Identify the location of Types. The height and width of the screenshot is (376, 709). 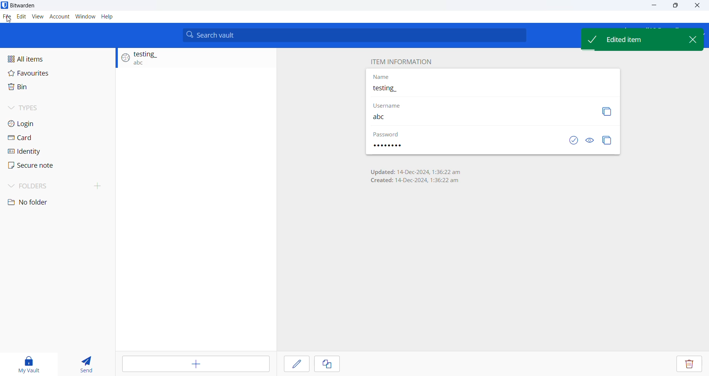
(54, 106).